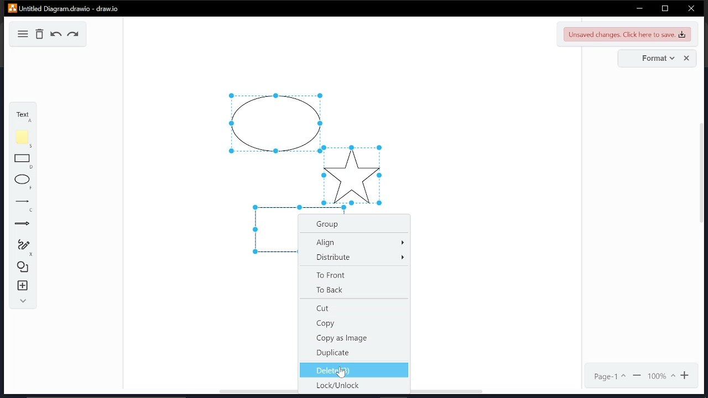 Image resolution: width=708 pixels, height=398 pixels. I want to click on note, so click(24, 139).